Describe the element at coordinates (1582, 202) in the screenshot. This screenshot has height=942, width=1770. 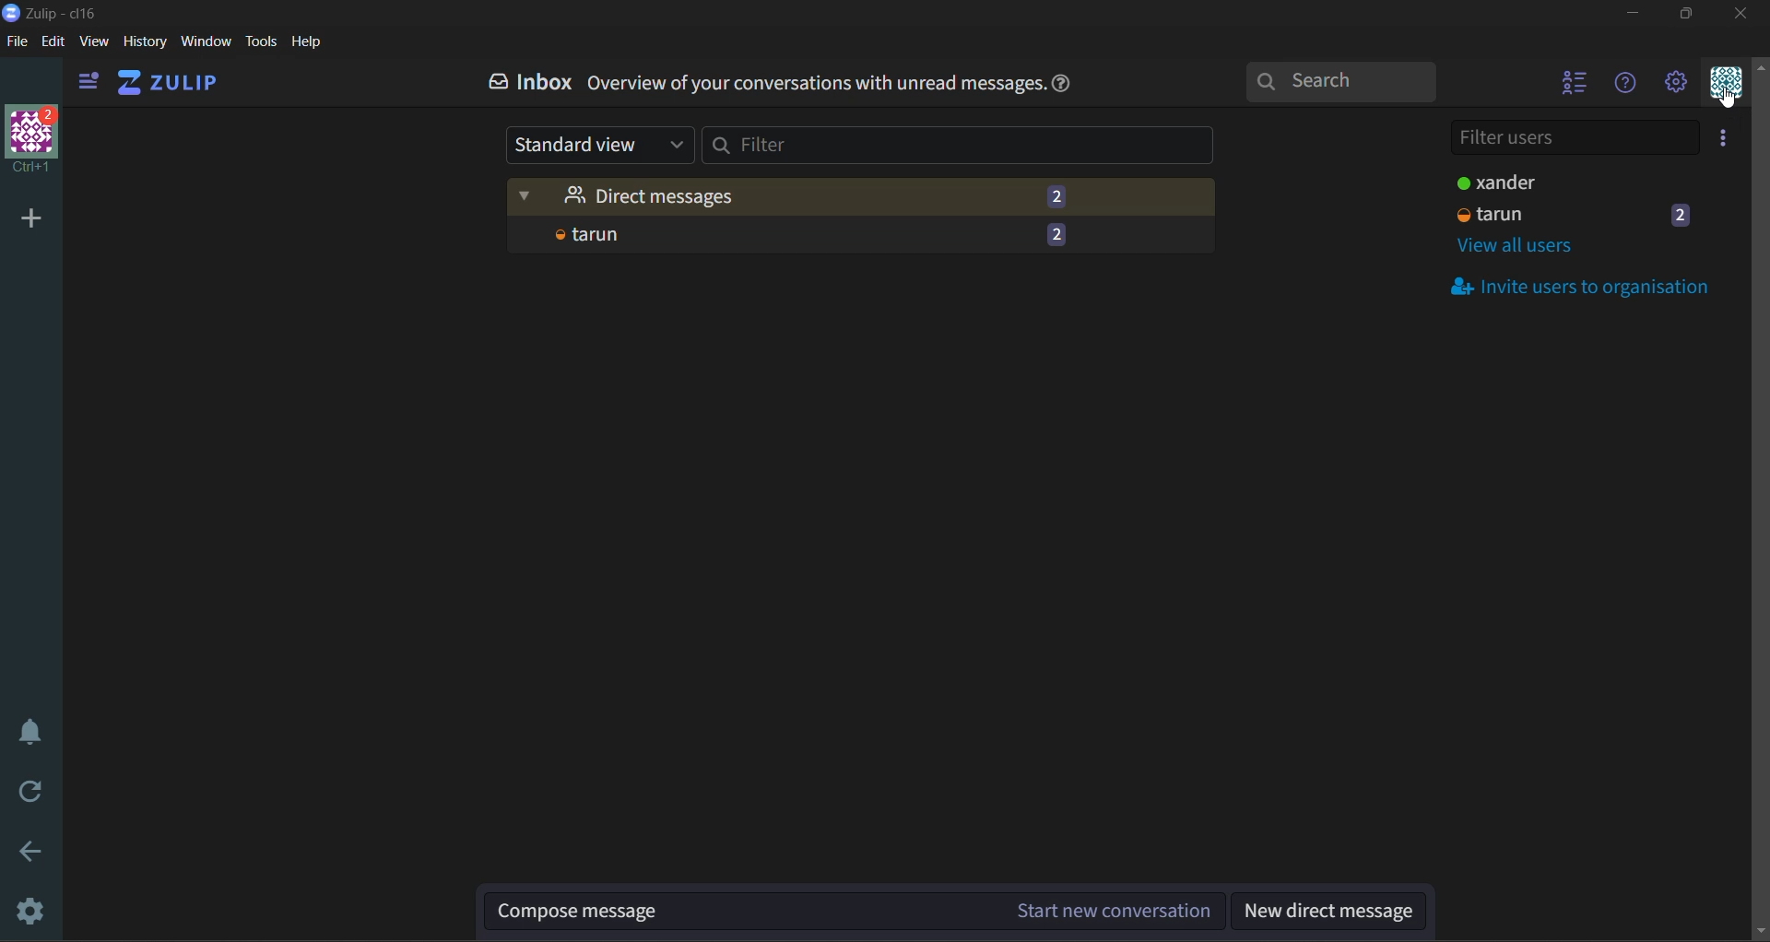
I see `users and staus` at that location.